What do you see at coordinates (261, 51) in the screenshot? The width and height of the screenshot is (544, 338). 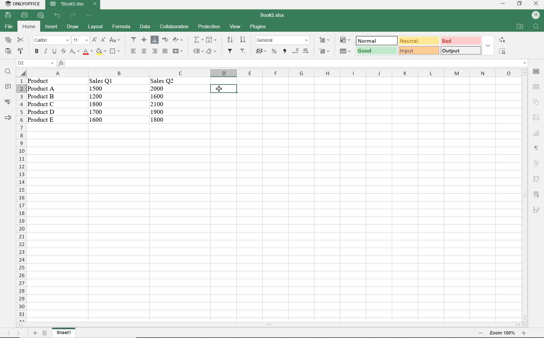 I see `accounting style` at bounding box center [261, 51].